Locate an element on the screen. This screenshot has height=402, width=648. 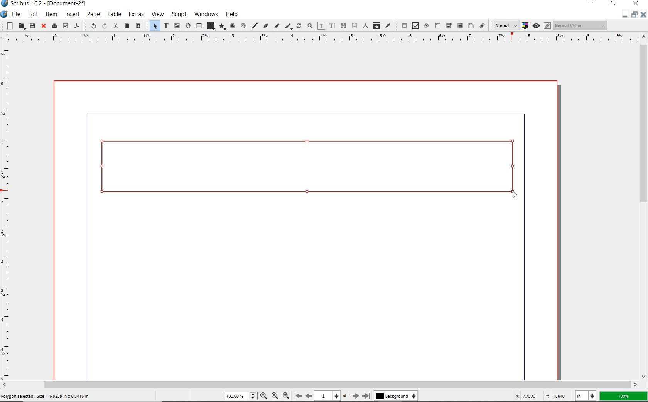
cut is located at coordinates (115, 26).